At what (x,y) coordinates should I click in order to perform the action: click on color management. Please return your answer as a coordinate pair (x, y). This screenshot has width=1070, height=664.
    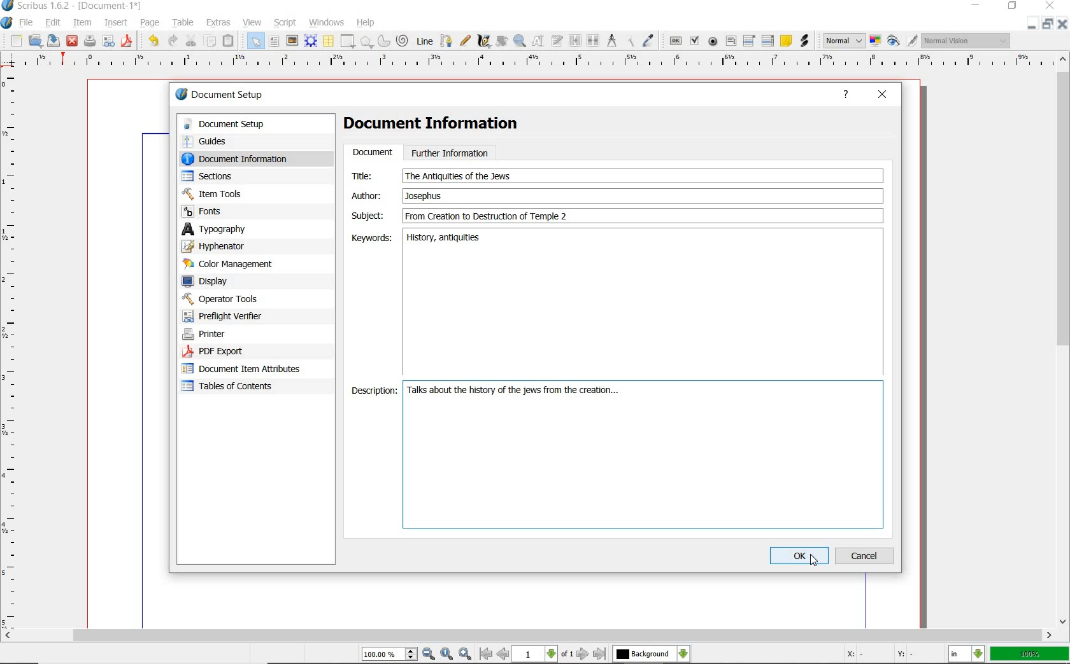
    Looking at the image, I should click on (231, 264).